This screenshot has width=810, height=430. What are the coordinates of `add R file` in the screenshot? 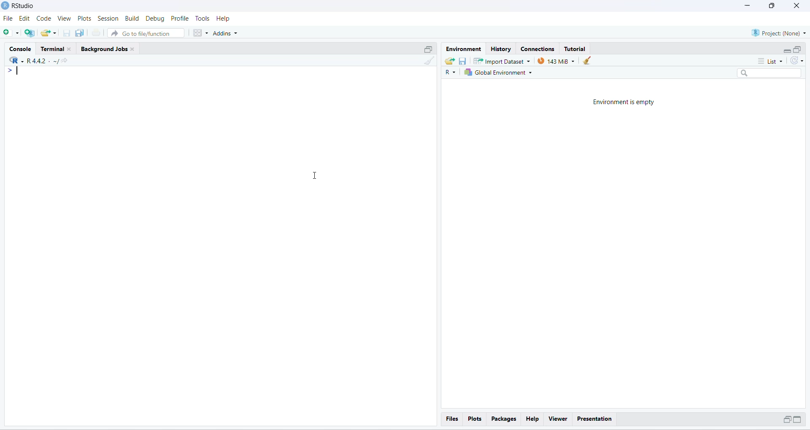 It's located at (30, 33).